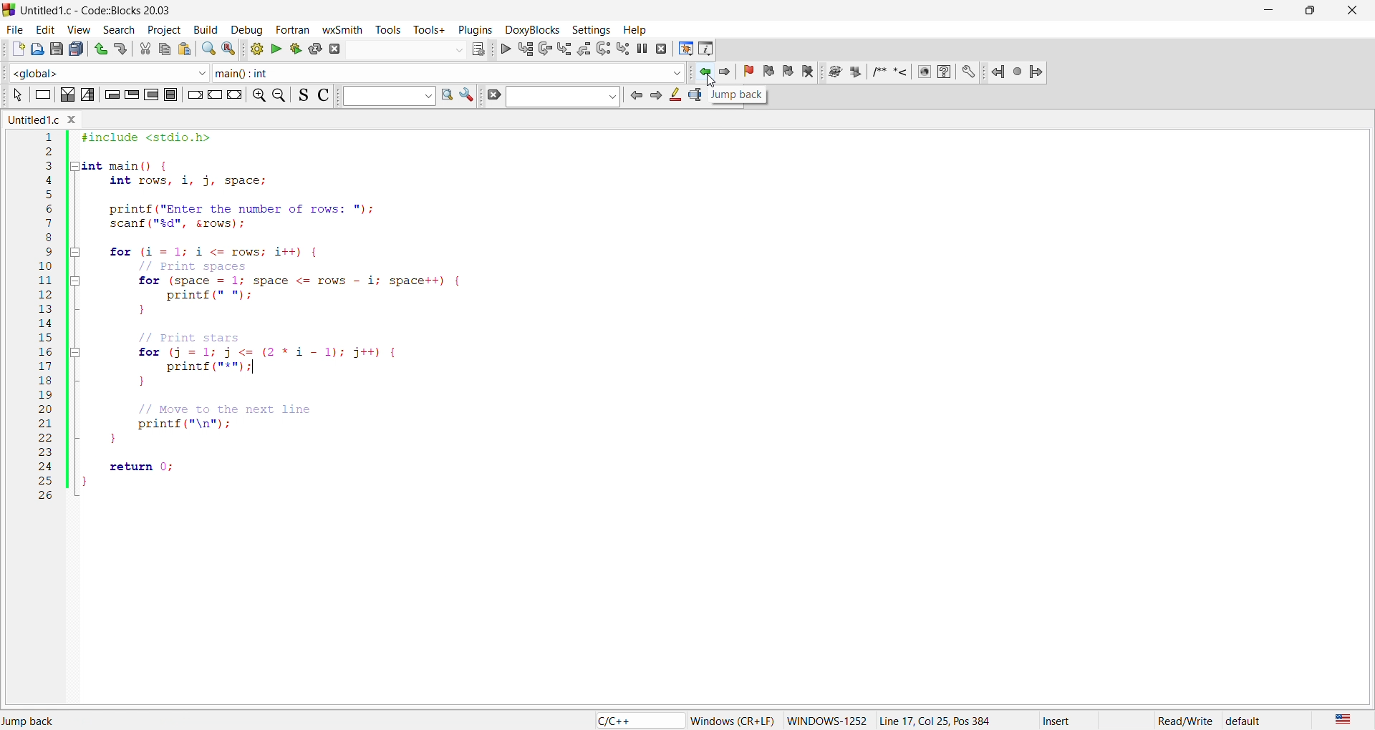 Image resolution: width=1375 pixels, height=730 pixels. I want to click on default, so click(1252, 718).